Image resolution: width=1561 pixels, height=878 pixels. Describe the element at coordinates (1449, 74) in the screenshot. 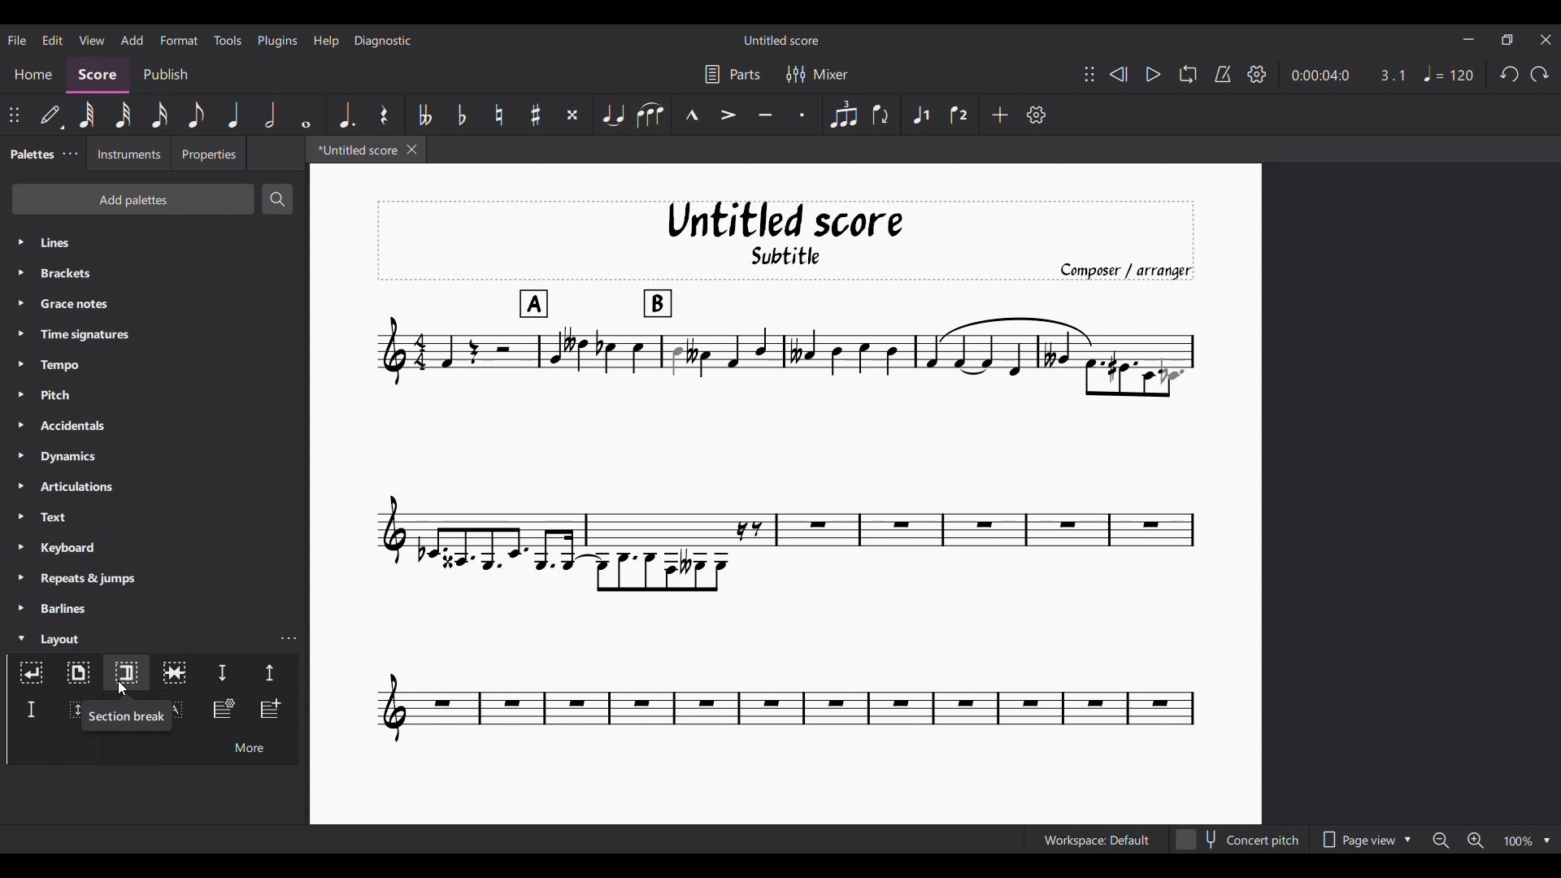

I see `Tempo` at that location.